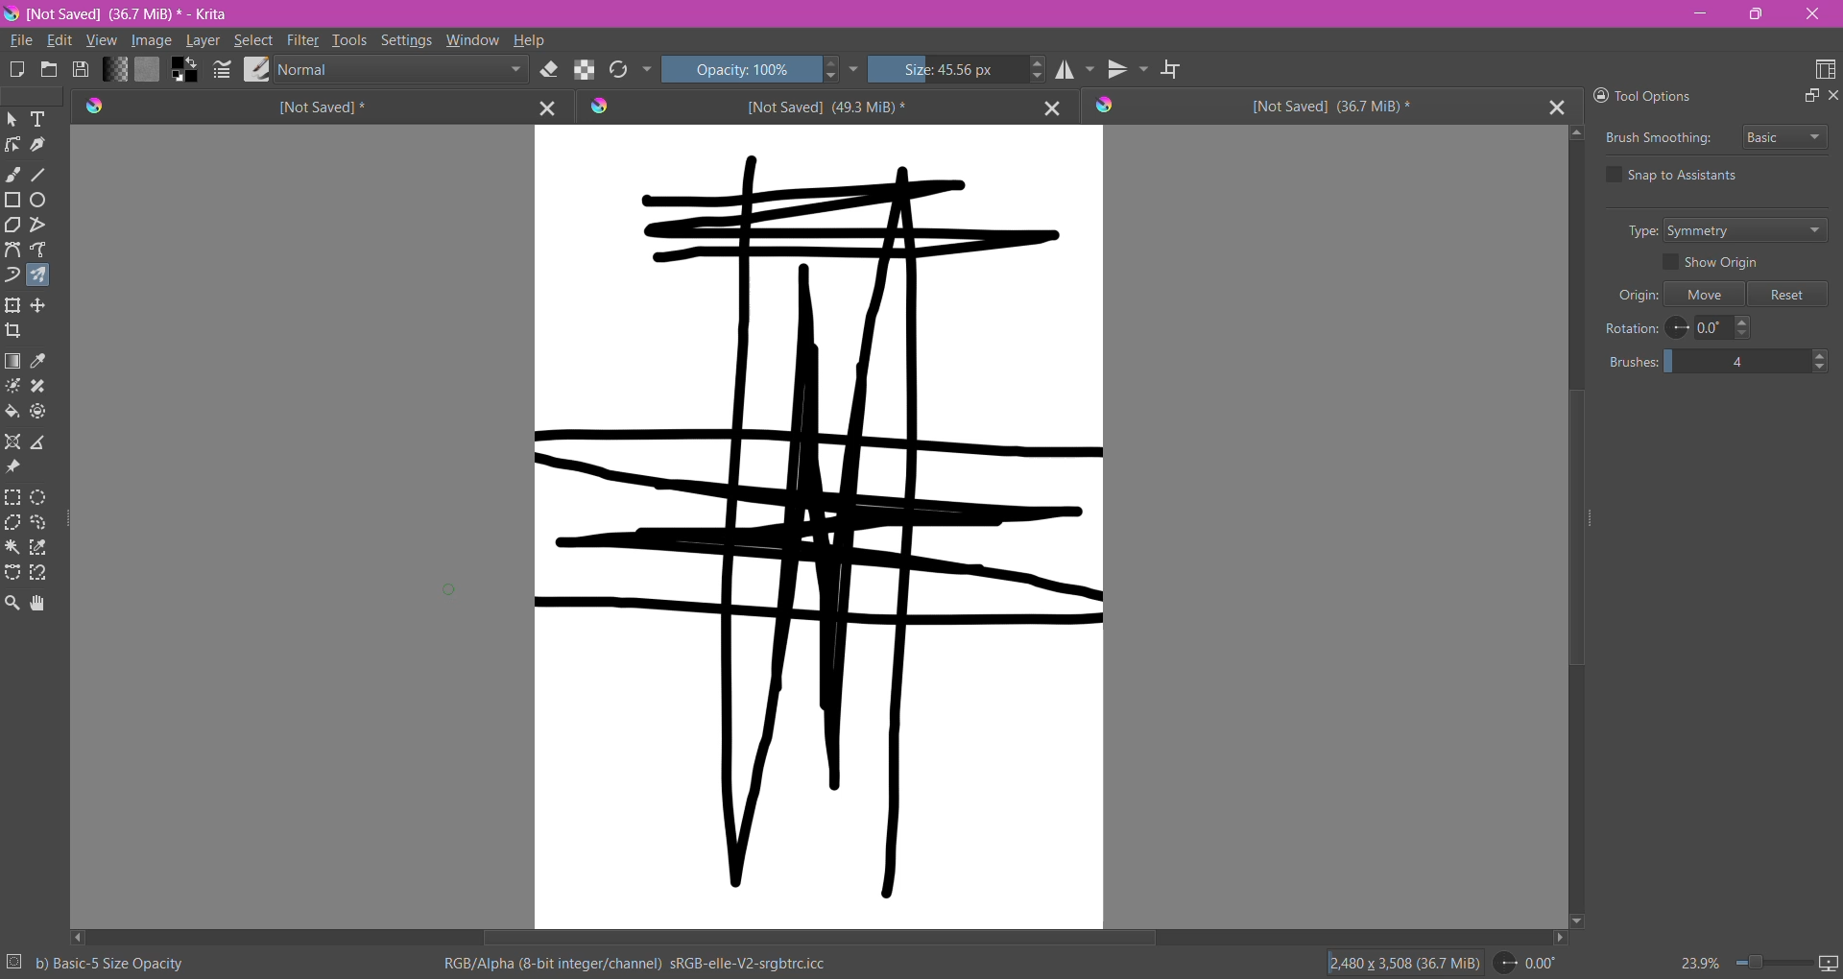 The height and width of the screenshot is (979, 1843). I want to click on Edit, so click(59, 40).